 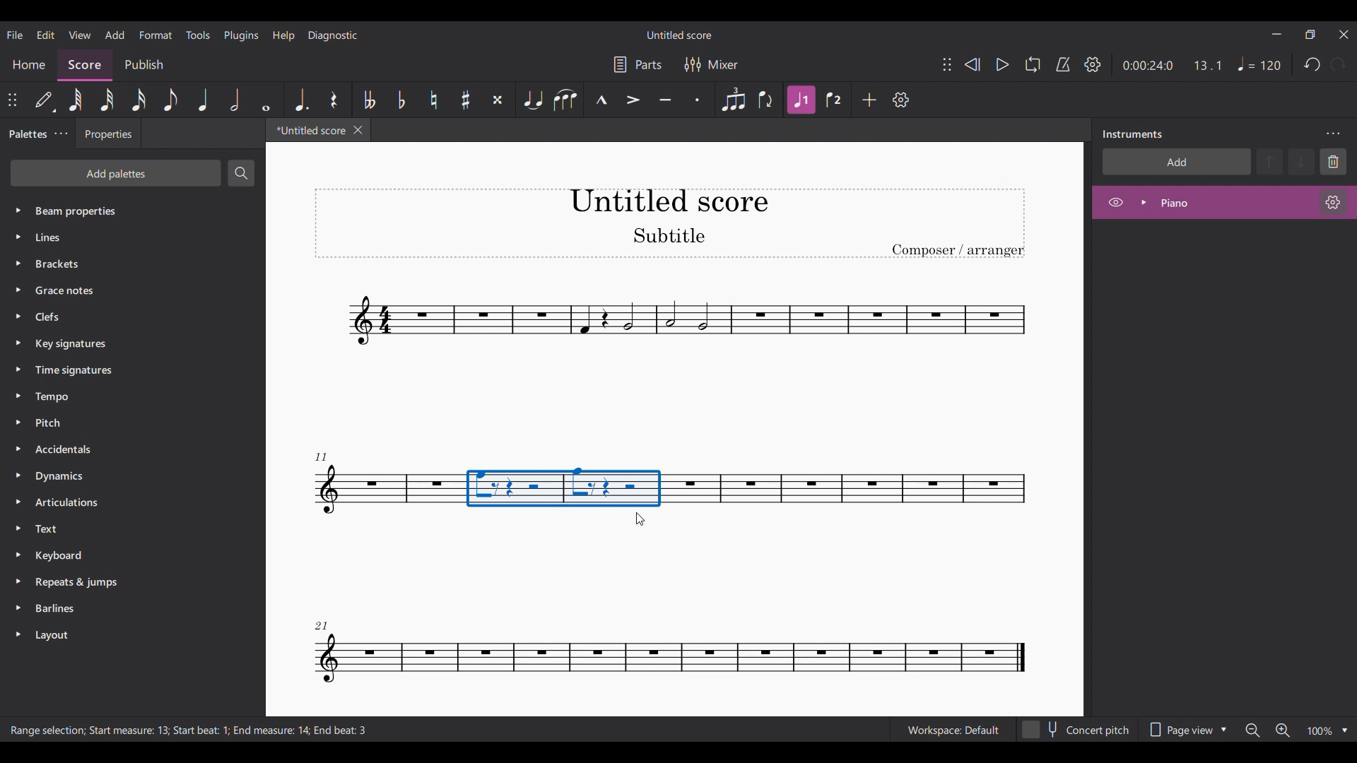 What do you see at coordinates (766, 100) in the screenshot?
I see `Flip direction` at bounding box center [766, 100].